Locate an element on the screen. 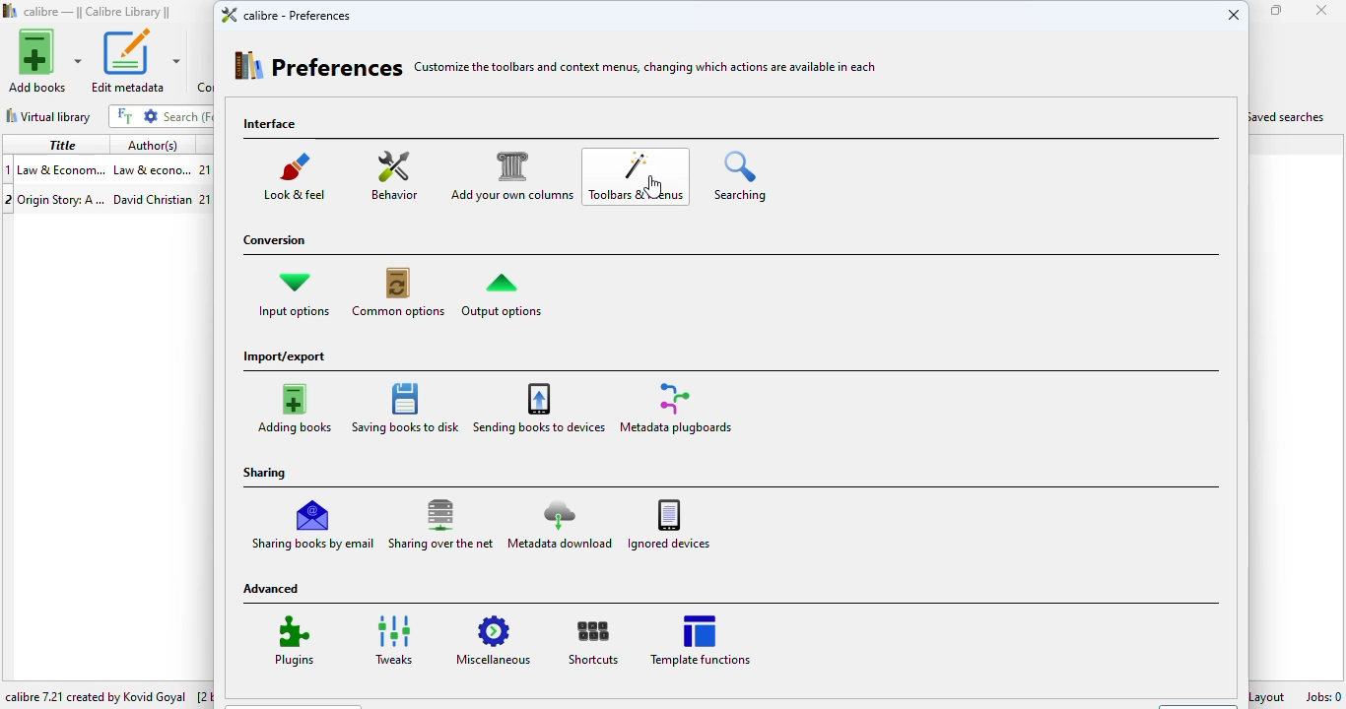 The width and height of the screenshot is (1346, 709). output options is located at coordinates (502, 292).